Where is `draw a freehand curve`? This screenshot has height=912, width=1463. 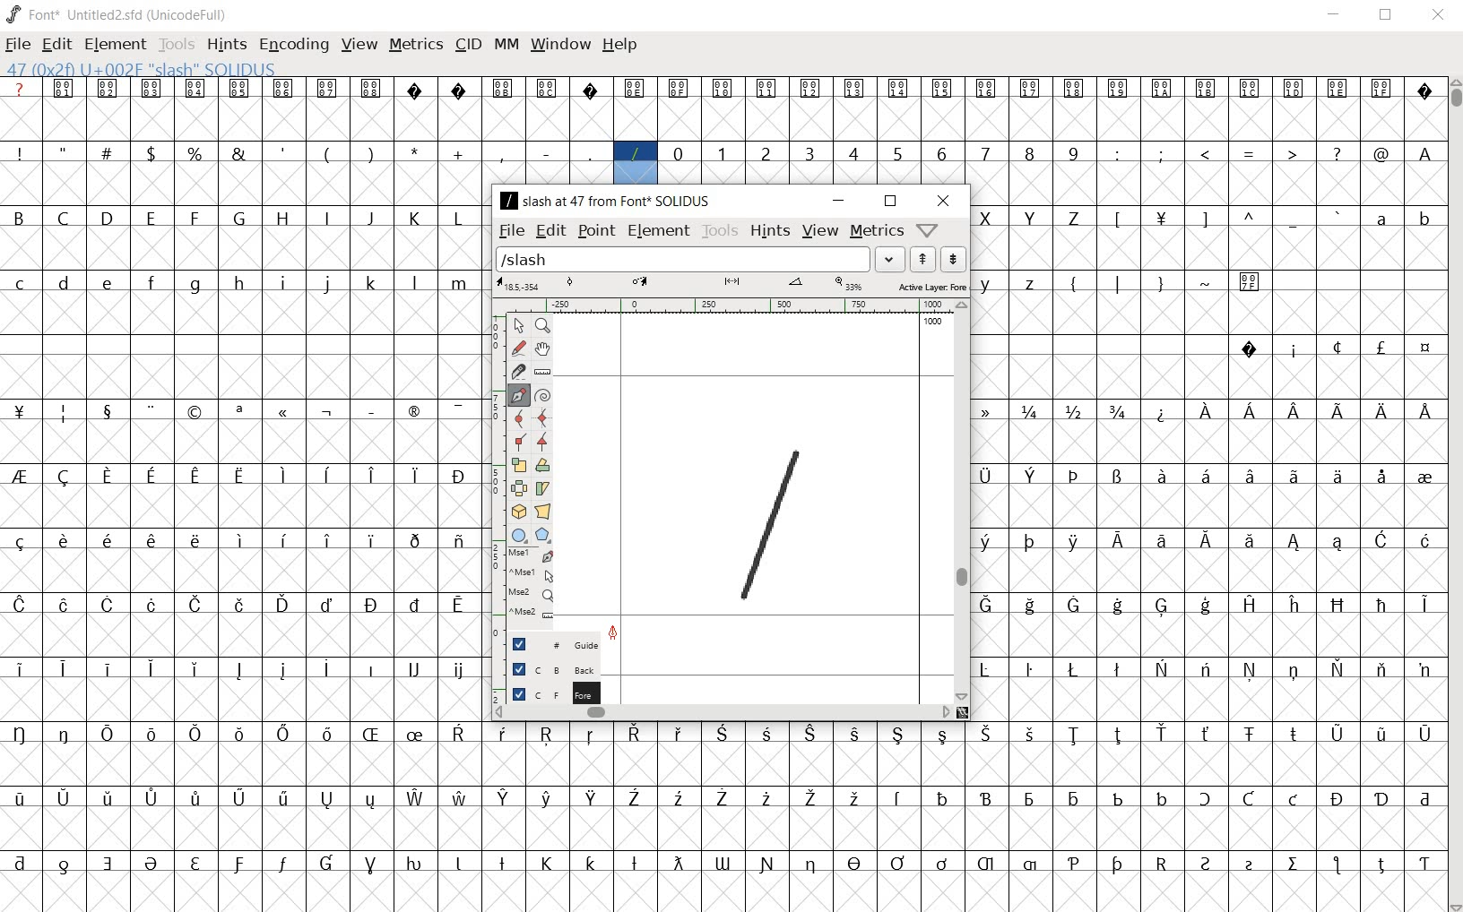 draw a freehand curve is located at coordinates (521, 350).